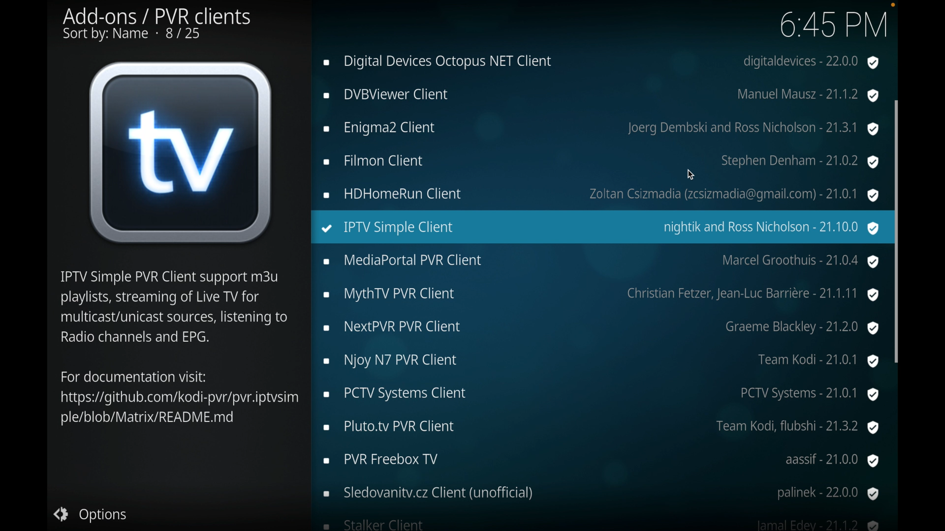 This screenshot has width=945, height=531. What do you see at coordinates (692, 175) in the screenshot?
I see `cursor` at bounding box center [692, 175].